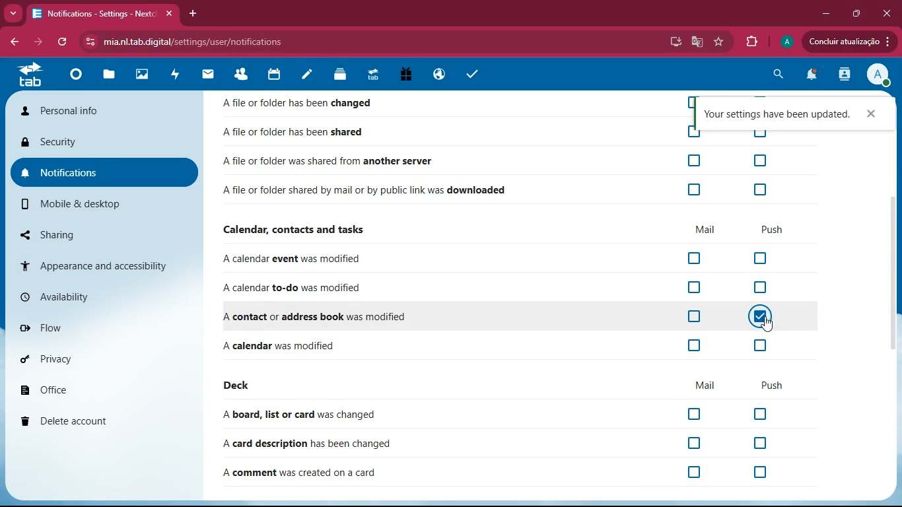  I want to click on off, so click(761, 443).